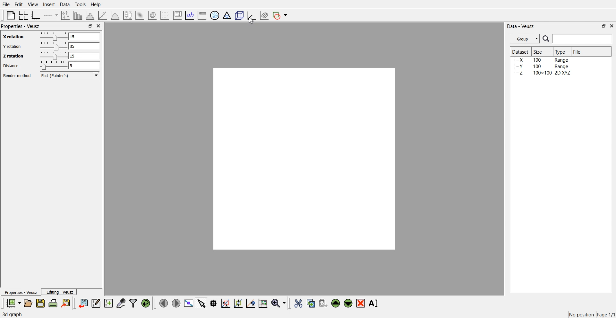 This screenshot has width=616, height=318. I want to click on Remove the selected widget, so click(361, 304).